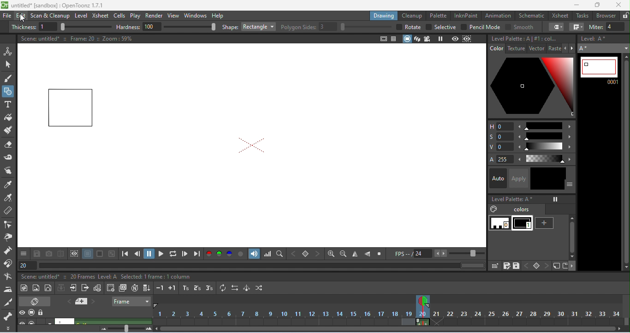  I want to click on zoom out, so click(343, 254).